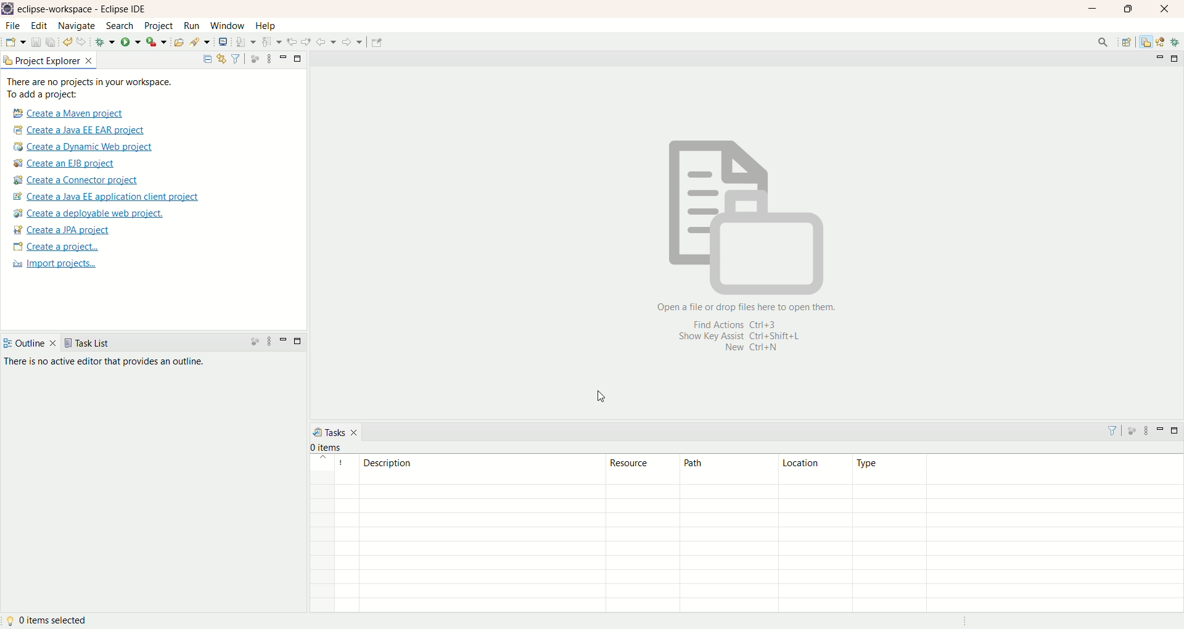  What do you see at coordinates (220, 59) in the screenshot?
I see `link with editor` at bounding box center [220, 59].